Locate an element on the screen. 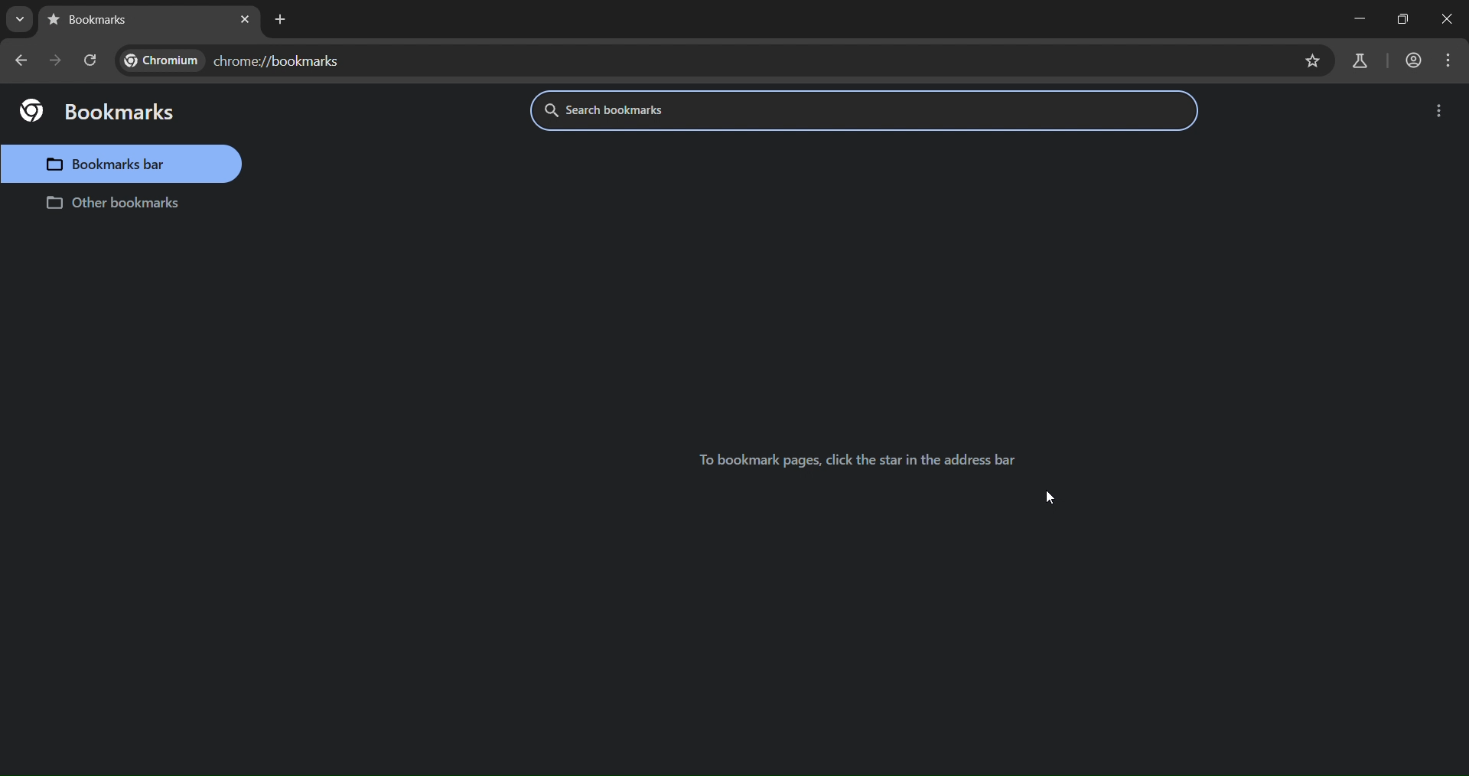 The width and height of the screenshot is (1469, 776). menu is located at coordinates (1451, 62).